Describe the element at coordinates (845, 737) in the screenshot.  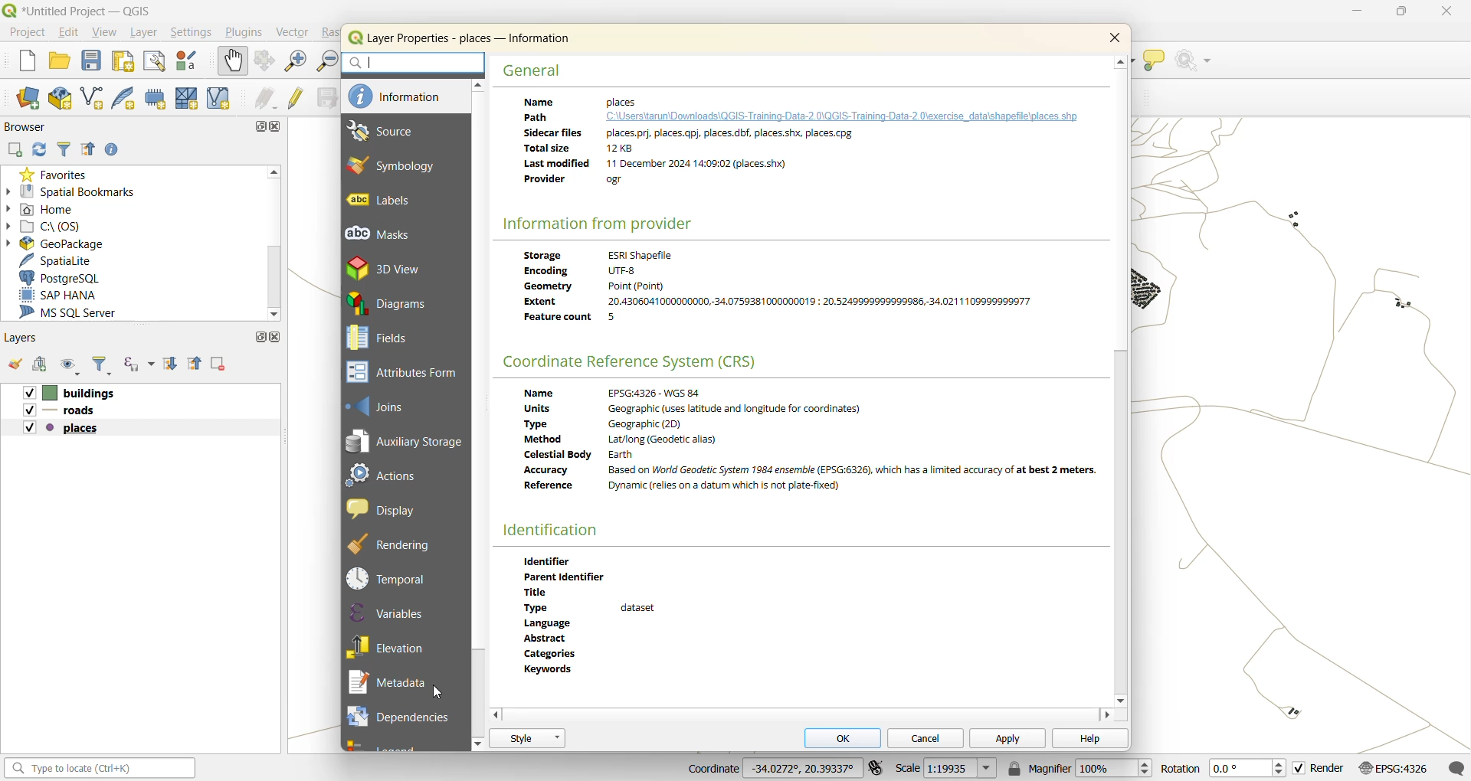
I see `ok` at that location.